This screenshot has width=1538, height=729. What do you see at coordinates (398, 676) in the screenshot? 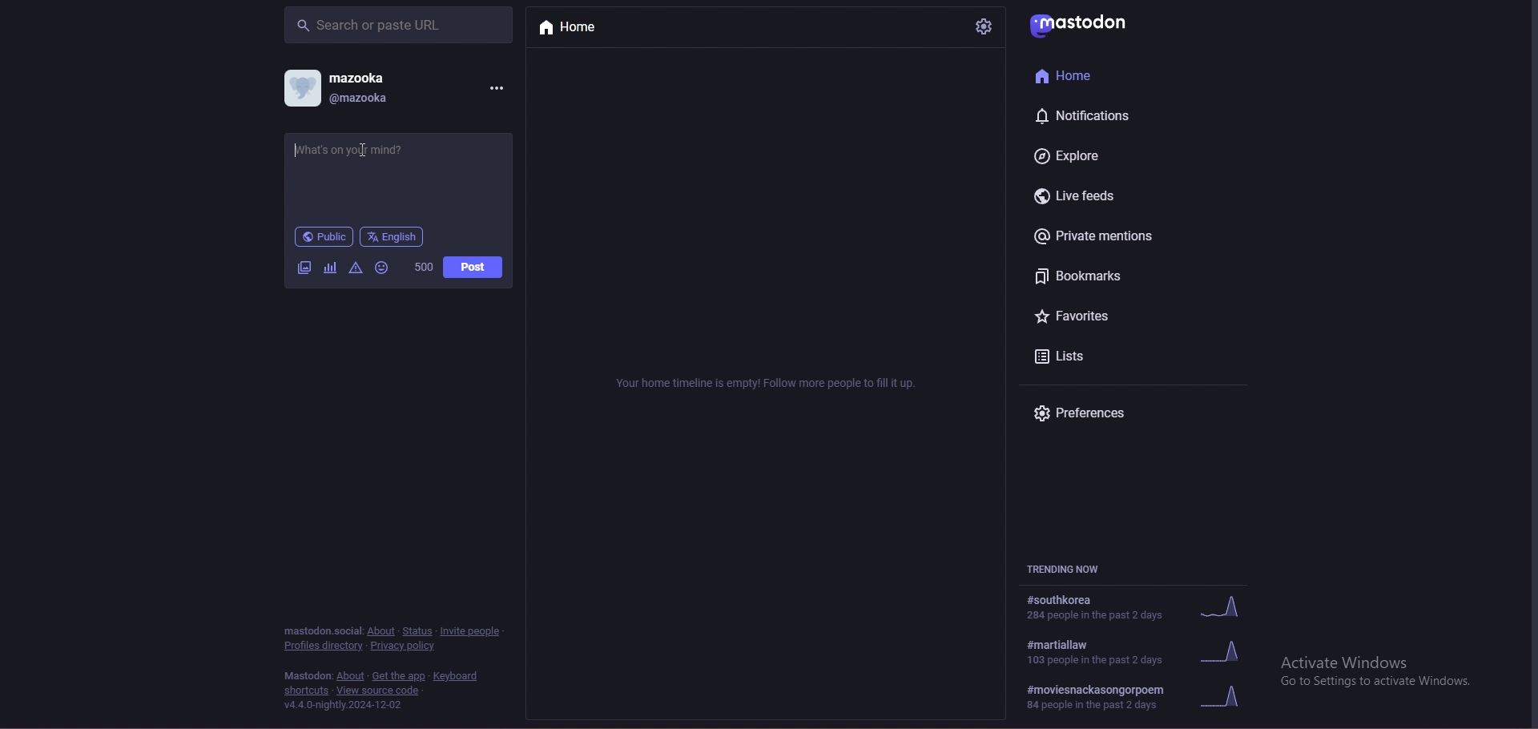
I see `heat add the` at bounding box center [398, 676].